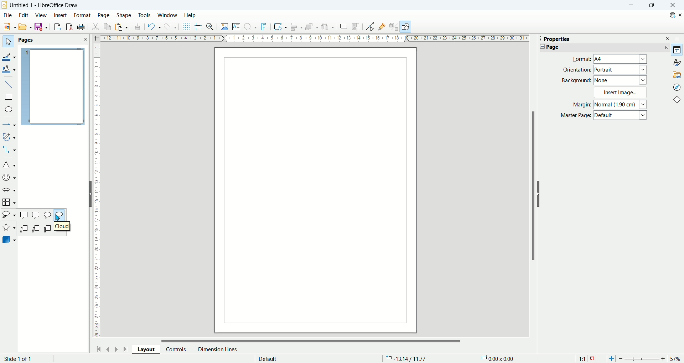 The image size is (684, 363). Describe the element at coordinates (621, 59) in the screenshot. I see `A4` at that location.